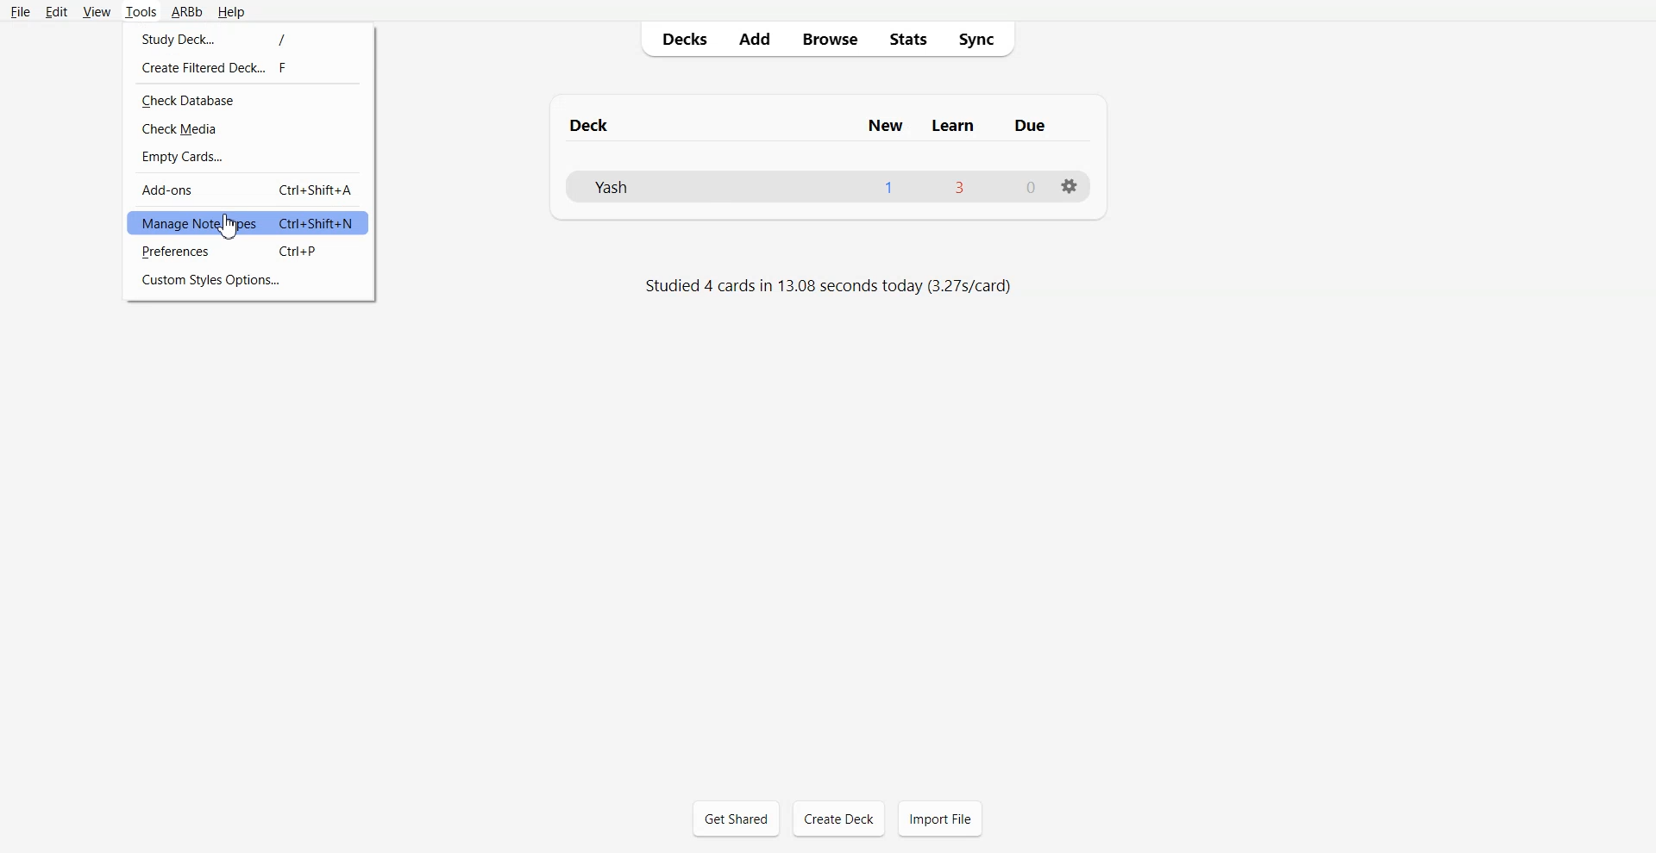 This screenshot has height=853, width=1656. I want to click on Edit, so click(57, 12).